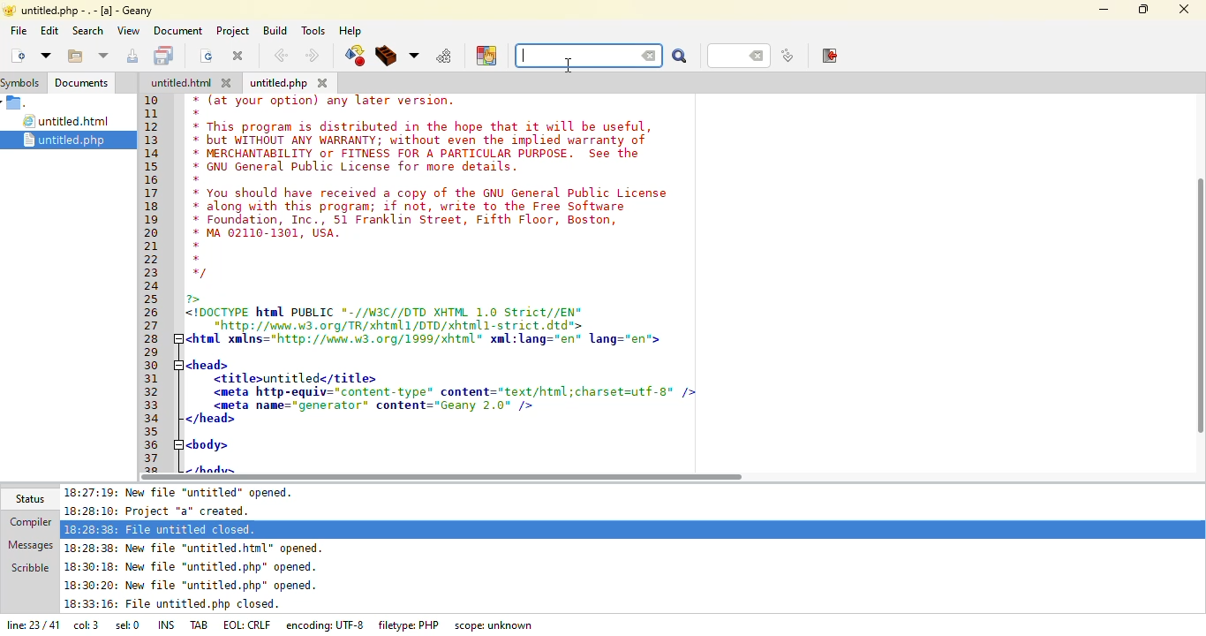 The height and width of the screenshot is (636, 1206). I want to click on  <meta http-equiv="content-type" content="text/html;charset=utf-8" />, so click(453, 391).